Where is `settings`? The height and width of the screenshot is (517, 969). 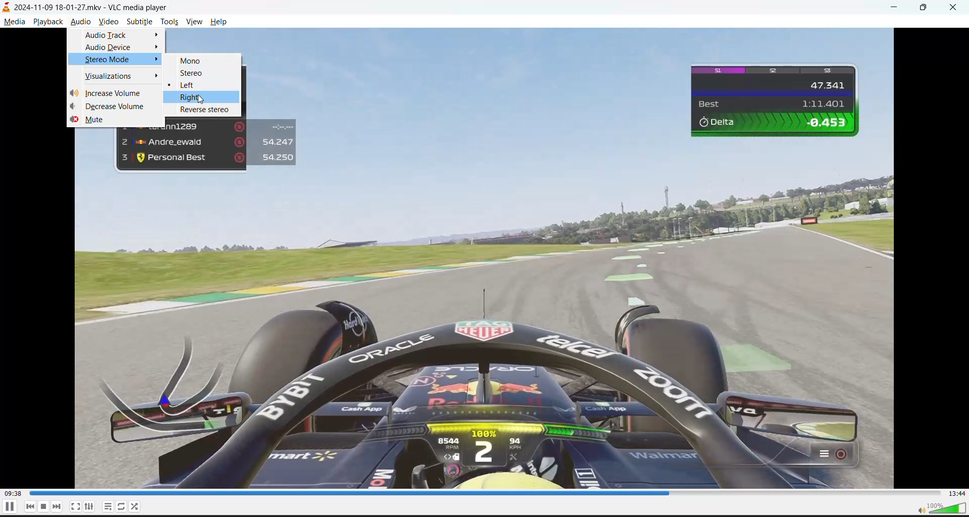
settings is located at coordinates (90, 506).